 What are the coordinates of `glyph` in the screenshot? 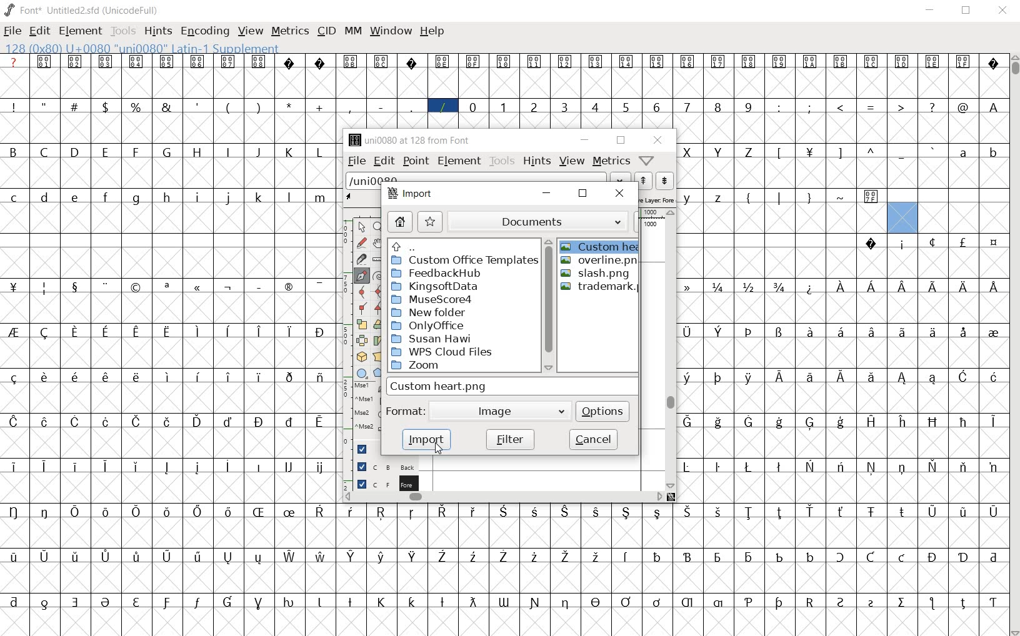 It's located at (871, 197).